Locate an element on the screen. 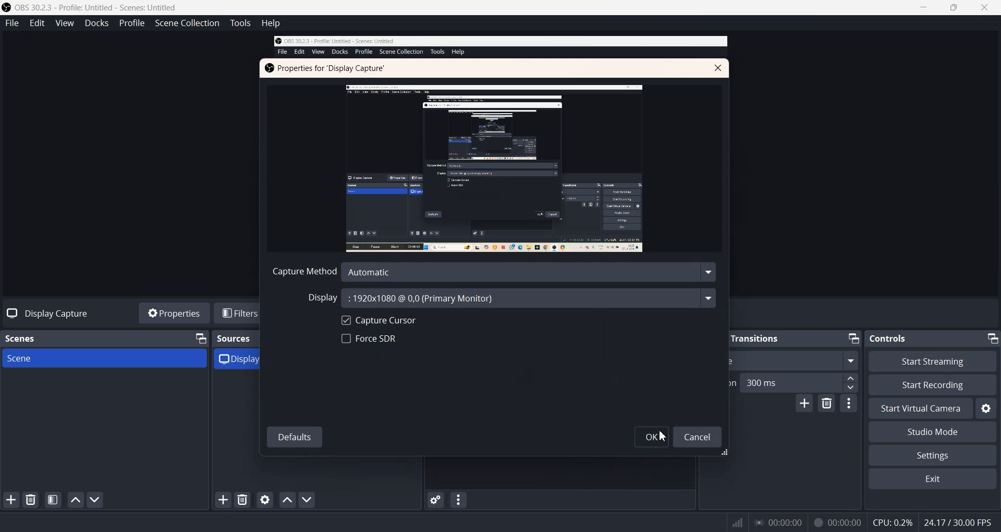 This screenshot has width=1001, height=532. transition properties  is located at coordinates (849, 403).